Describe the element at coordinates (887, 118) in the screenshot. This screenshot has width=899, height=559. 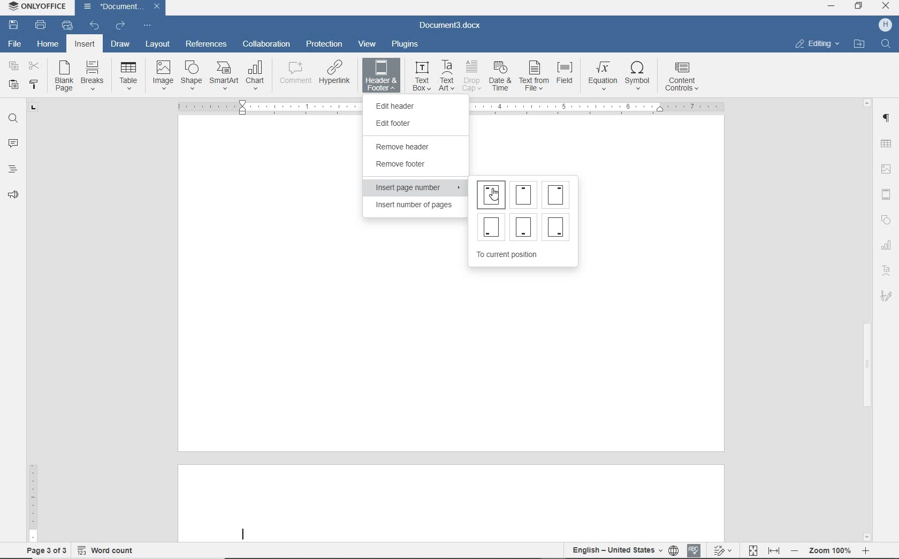
I see `PARAGRAPH SETTINGS` at that location.